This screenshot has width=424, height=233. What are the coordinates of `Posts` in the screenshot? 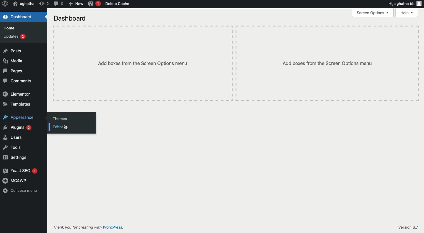 It's located at (13, 50).